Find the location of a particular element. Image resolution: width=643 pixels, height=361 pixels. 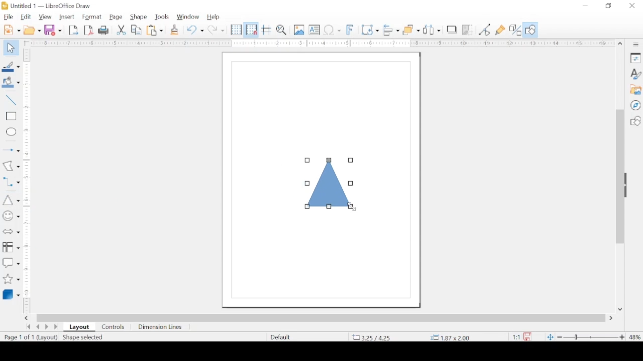

page is located at coordinates (117, 16).